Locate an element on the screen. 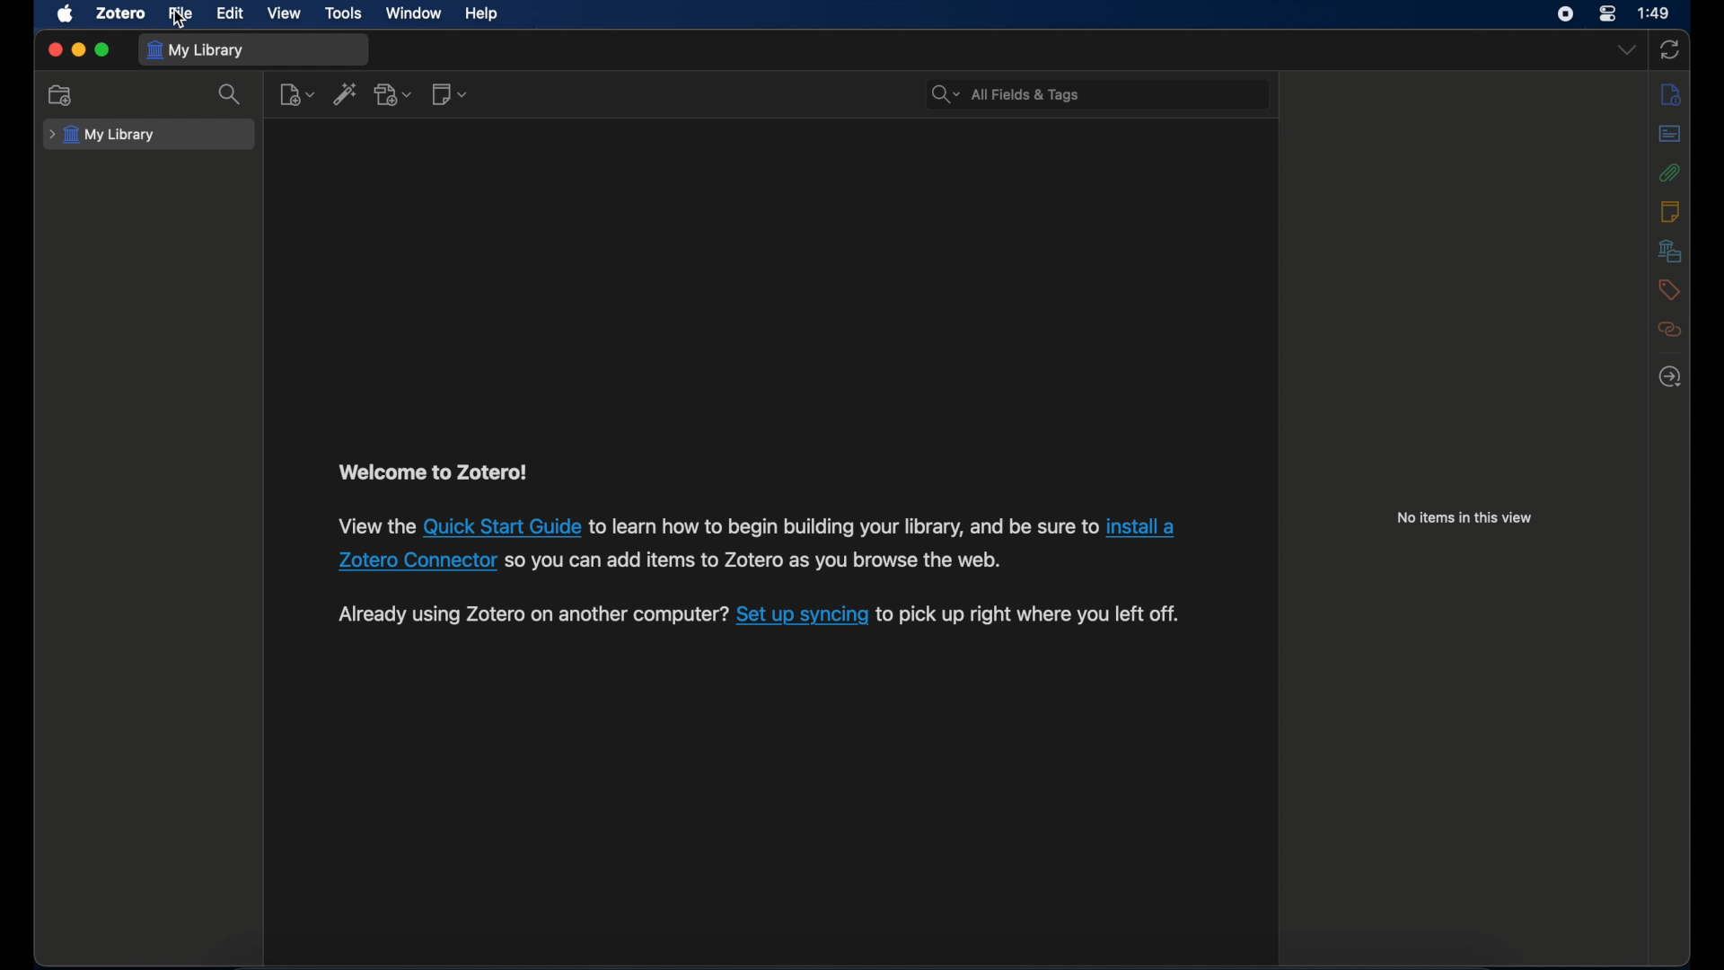 This screenshot has height=970, width=1724. zotero is located at coordinates (119, 13).